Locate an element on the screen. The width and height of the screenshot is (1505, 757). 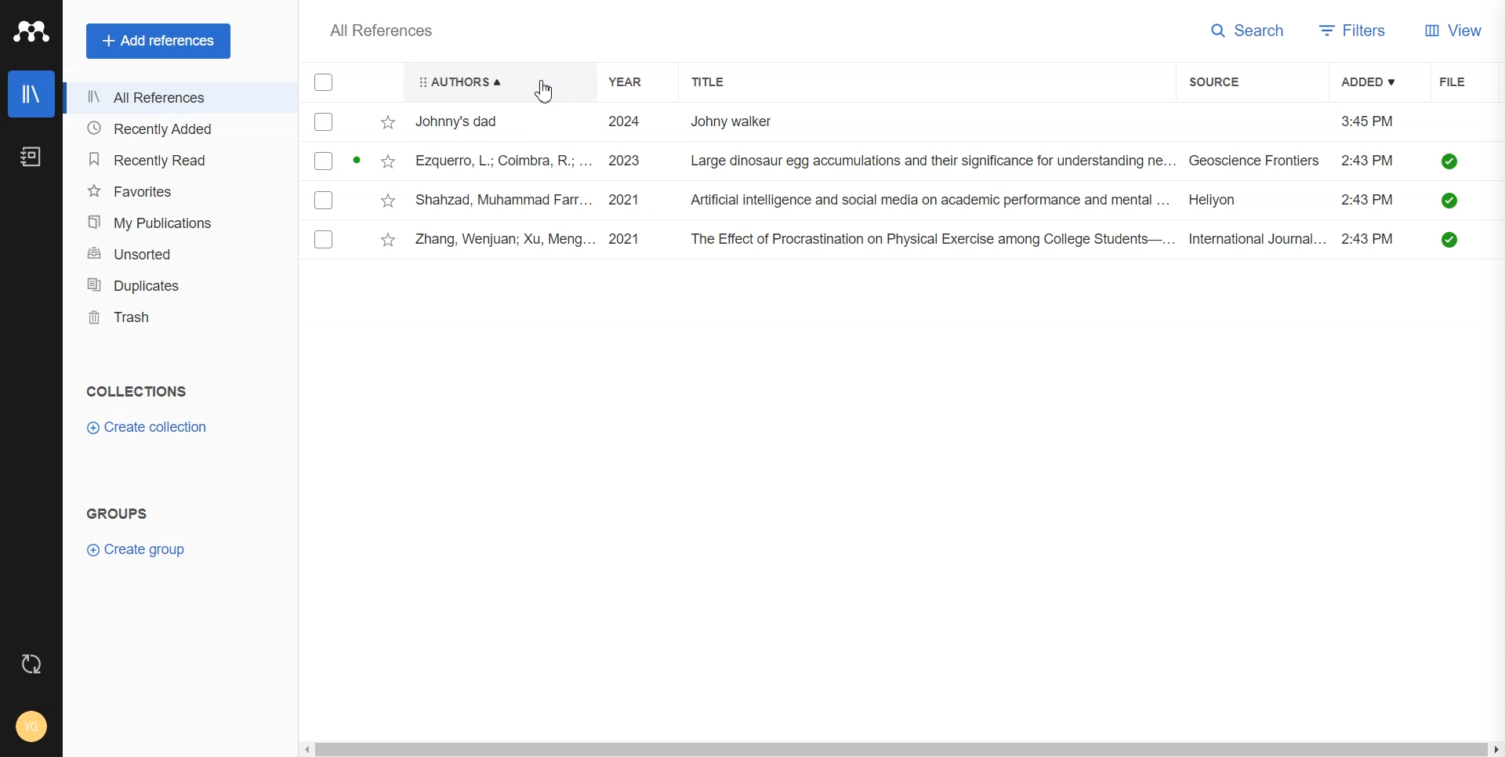
download Check is located at coordinates (1449, 161).